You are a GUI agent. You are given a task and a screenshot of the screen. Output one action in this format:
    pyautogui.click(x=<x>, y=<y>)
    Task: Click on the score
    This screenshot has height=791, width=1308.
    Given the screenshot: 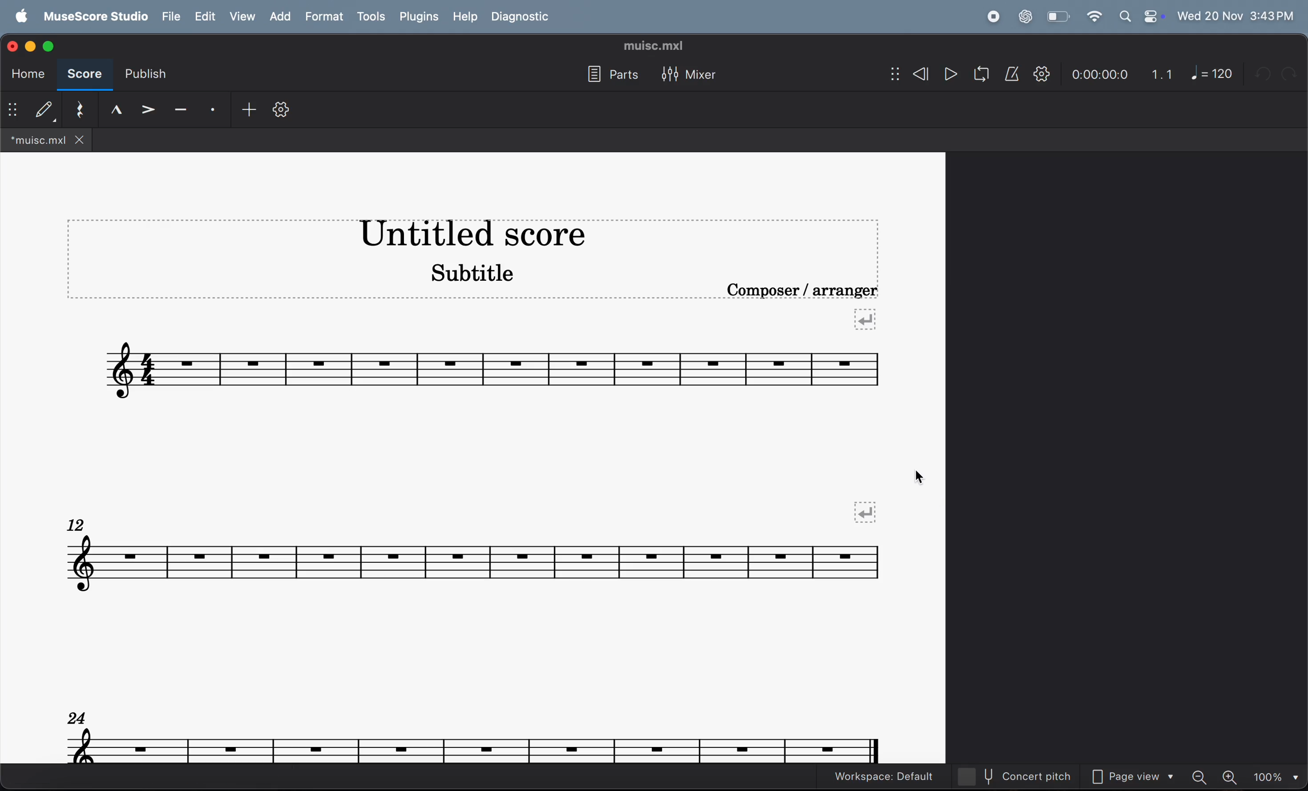 What is the action you would take?
    pyautogui.click(x=88, y=75)
    